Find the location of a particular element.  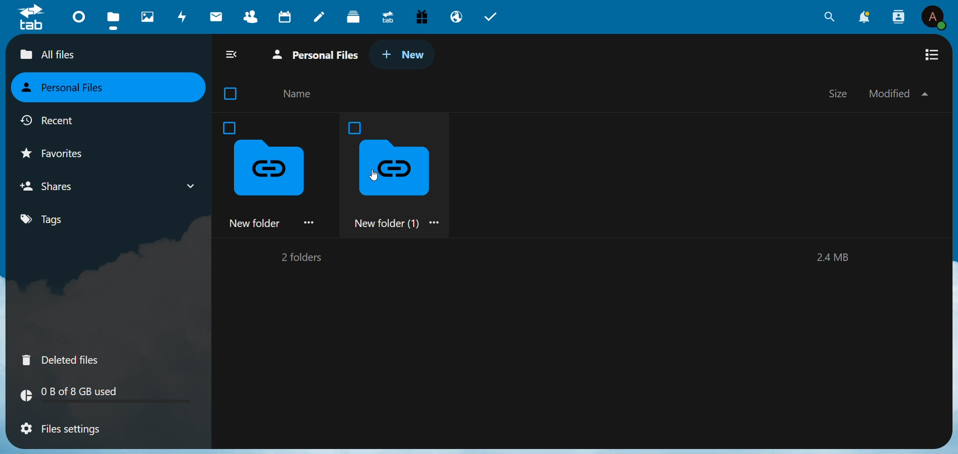

select is located at coordinates (233, 93).